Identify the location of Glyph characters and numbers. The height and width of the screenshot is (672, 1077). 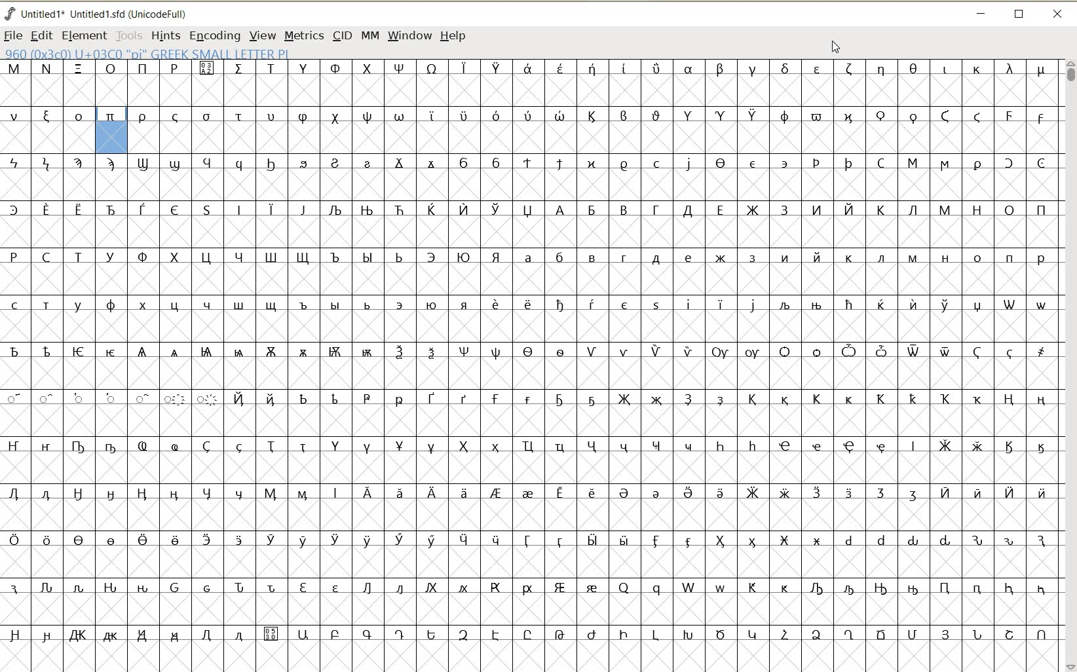
(608, 367).